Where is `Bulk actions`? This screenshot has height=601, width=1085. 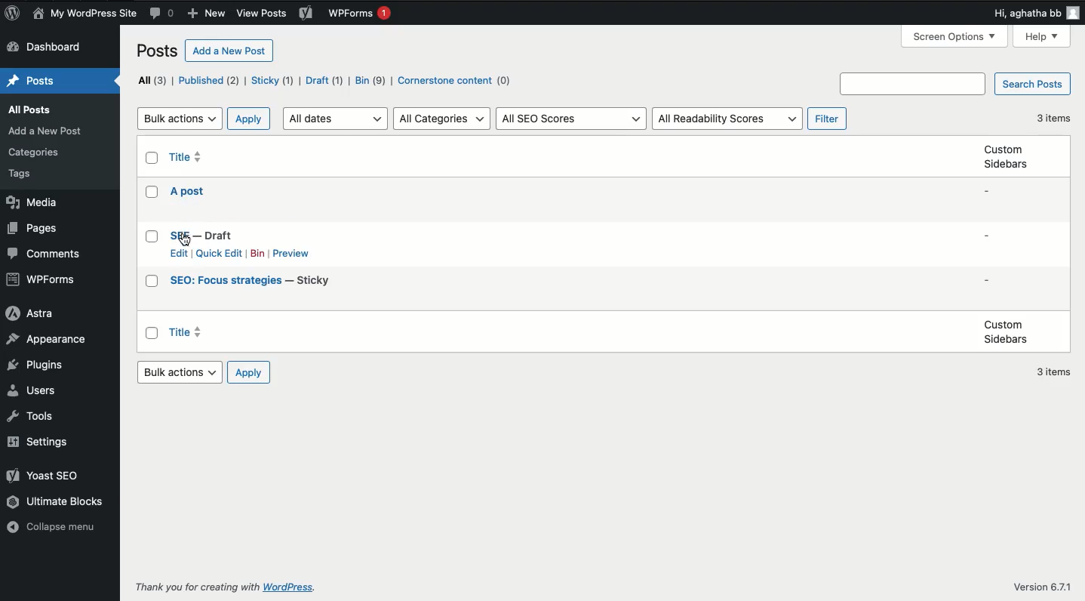 Bulk actions is located at coordinates (180, 118).